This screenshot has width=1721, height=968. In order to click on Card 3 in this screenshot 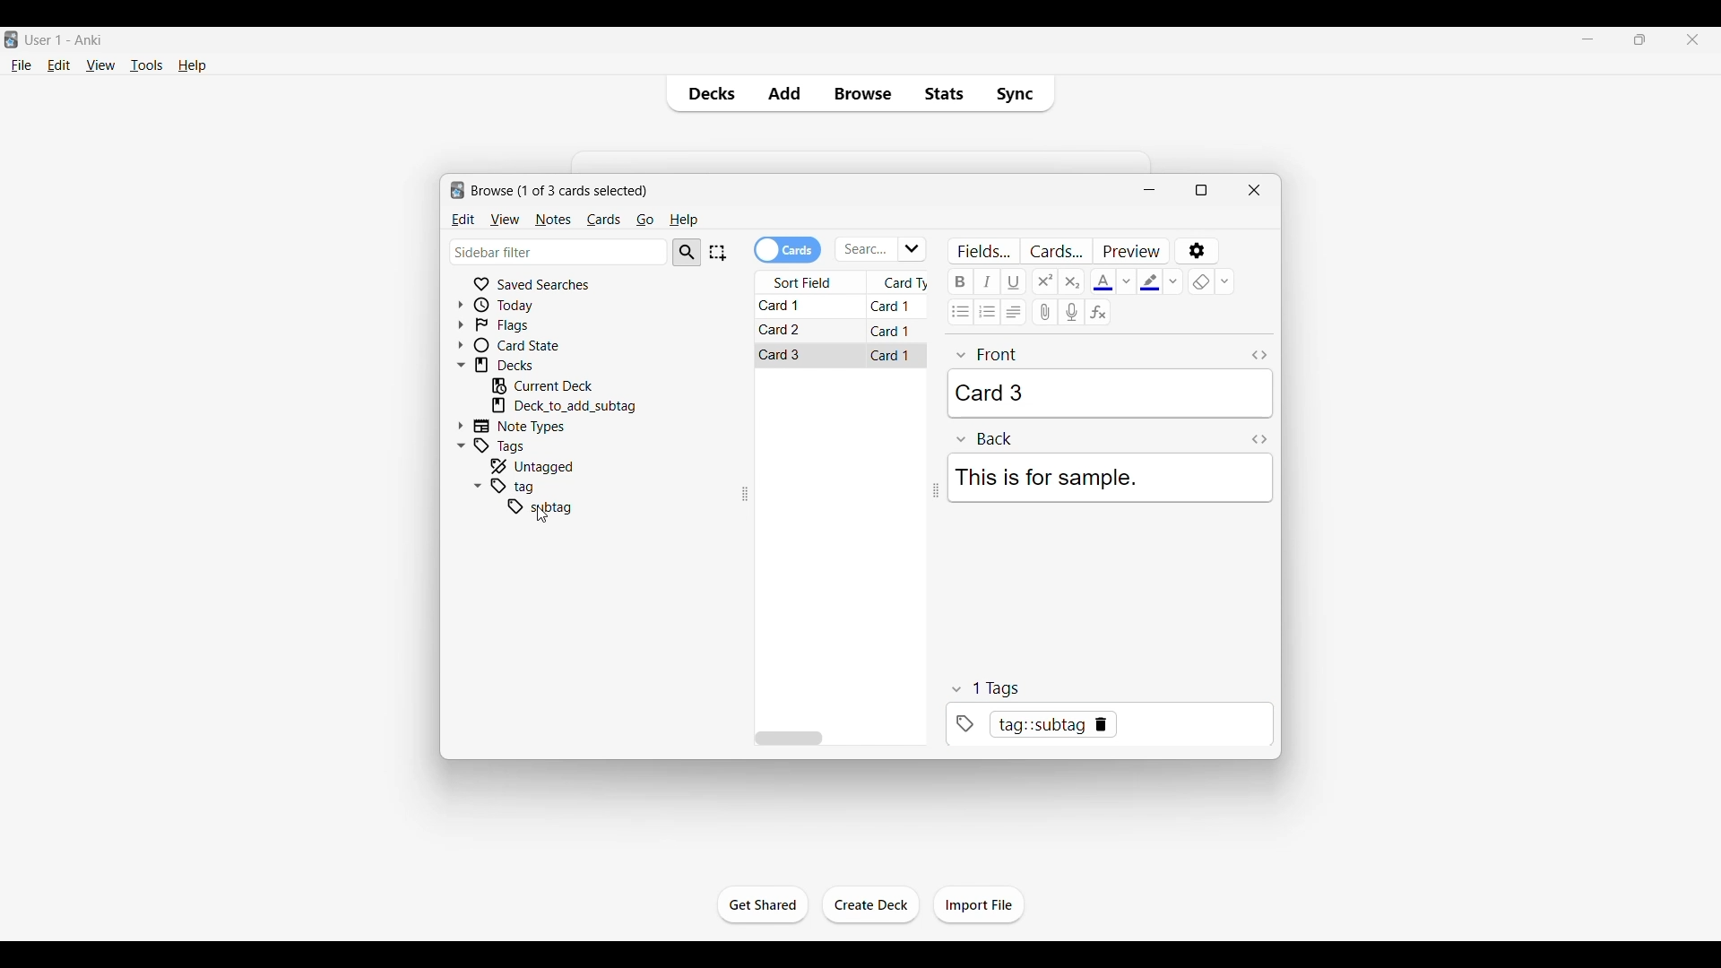, I will do `click(783, 354)`.